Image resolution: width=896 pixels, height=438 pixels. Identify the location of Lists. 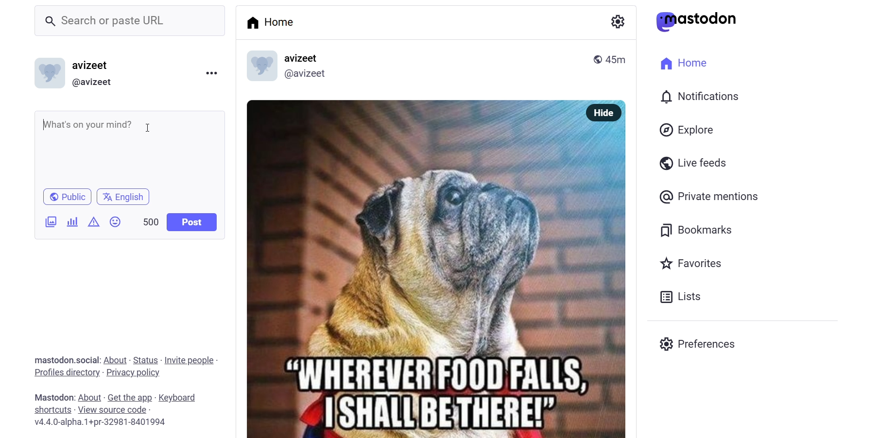
(684, 299).